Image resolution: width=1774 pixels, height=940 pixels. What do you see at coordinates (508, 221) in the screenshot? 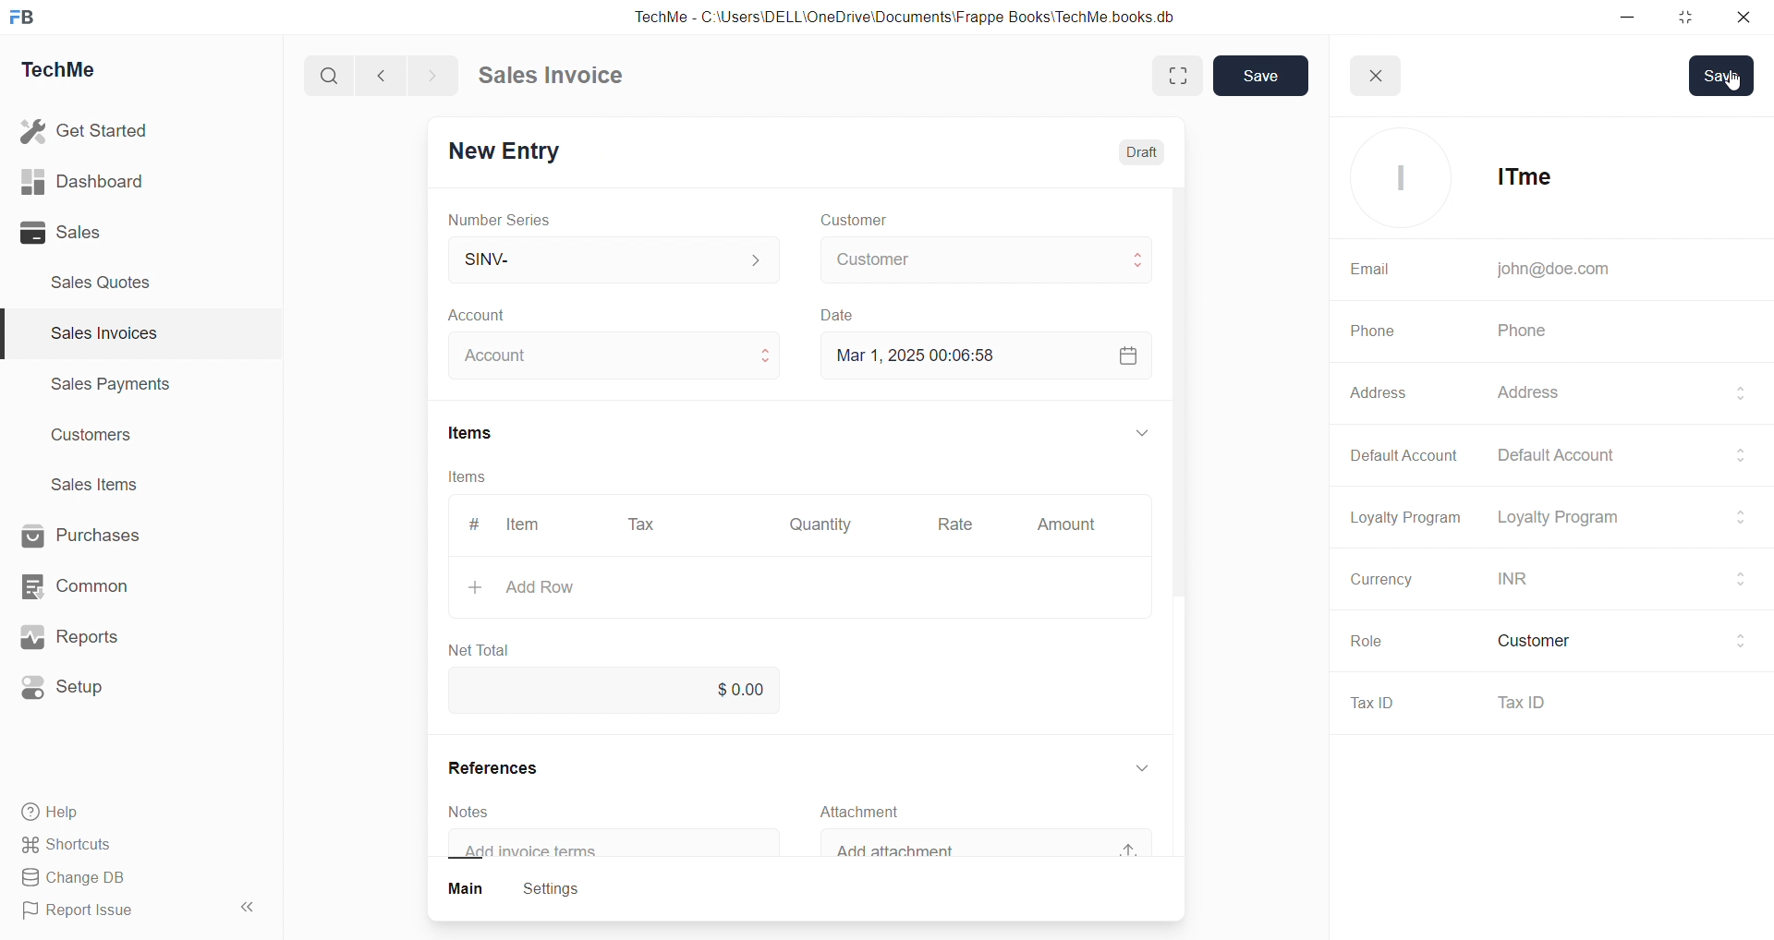
I see `Number Series` at bounding box center [508, 221].